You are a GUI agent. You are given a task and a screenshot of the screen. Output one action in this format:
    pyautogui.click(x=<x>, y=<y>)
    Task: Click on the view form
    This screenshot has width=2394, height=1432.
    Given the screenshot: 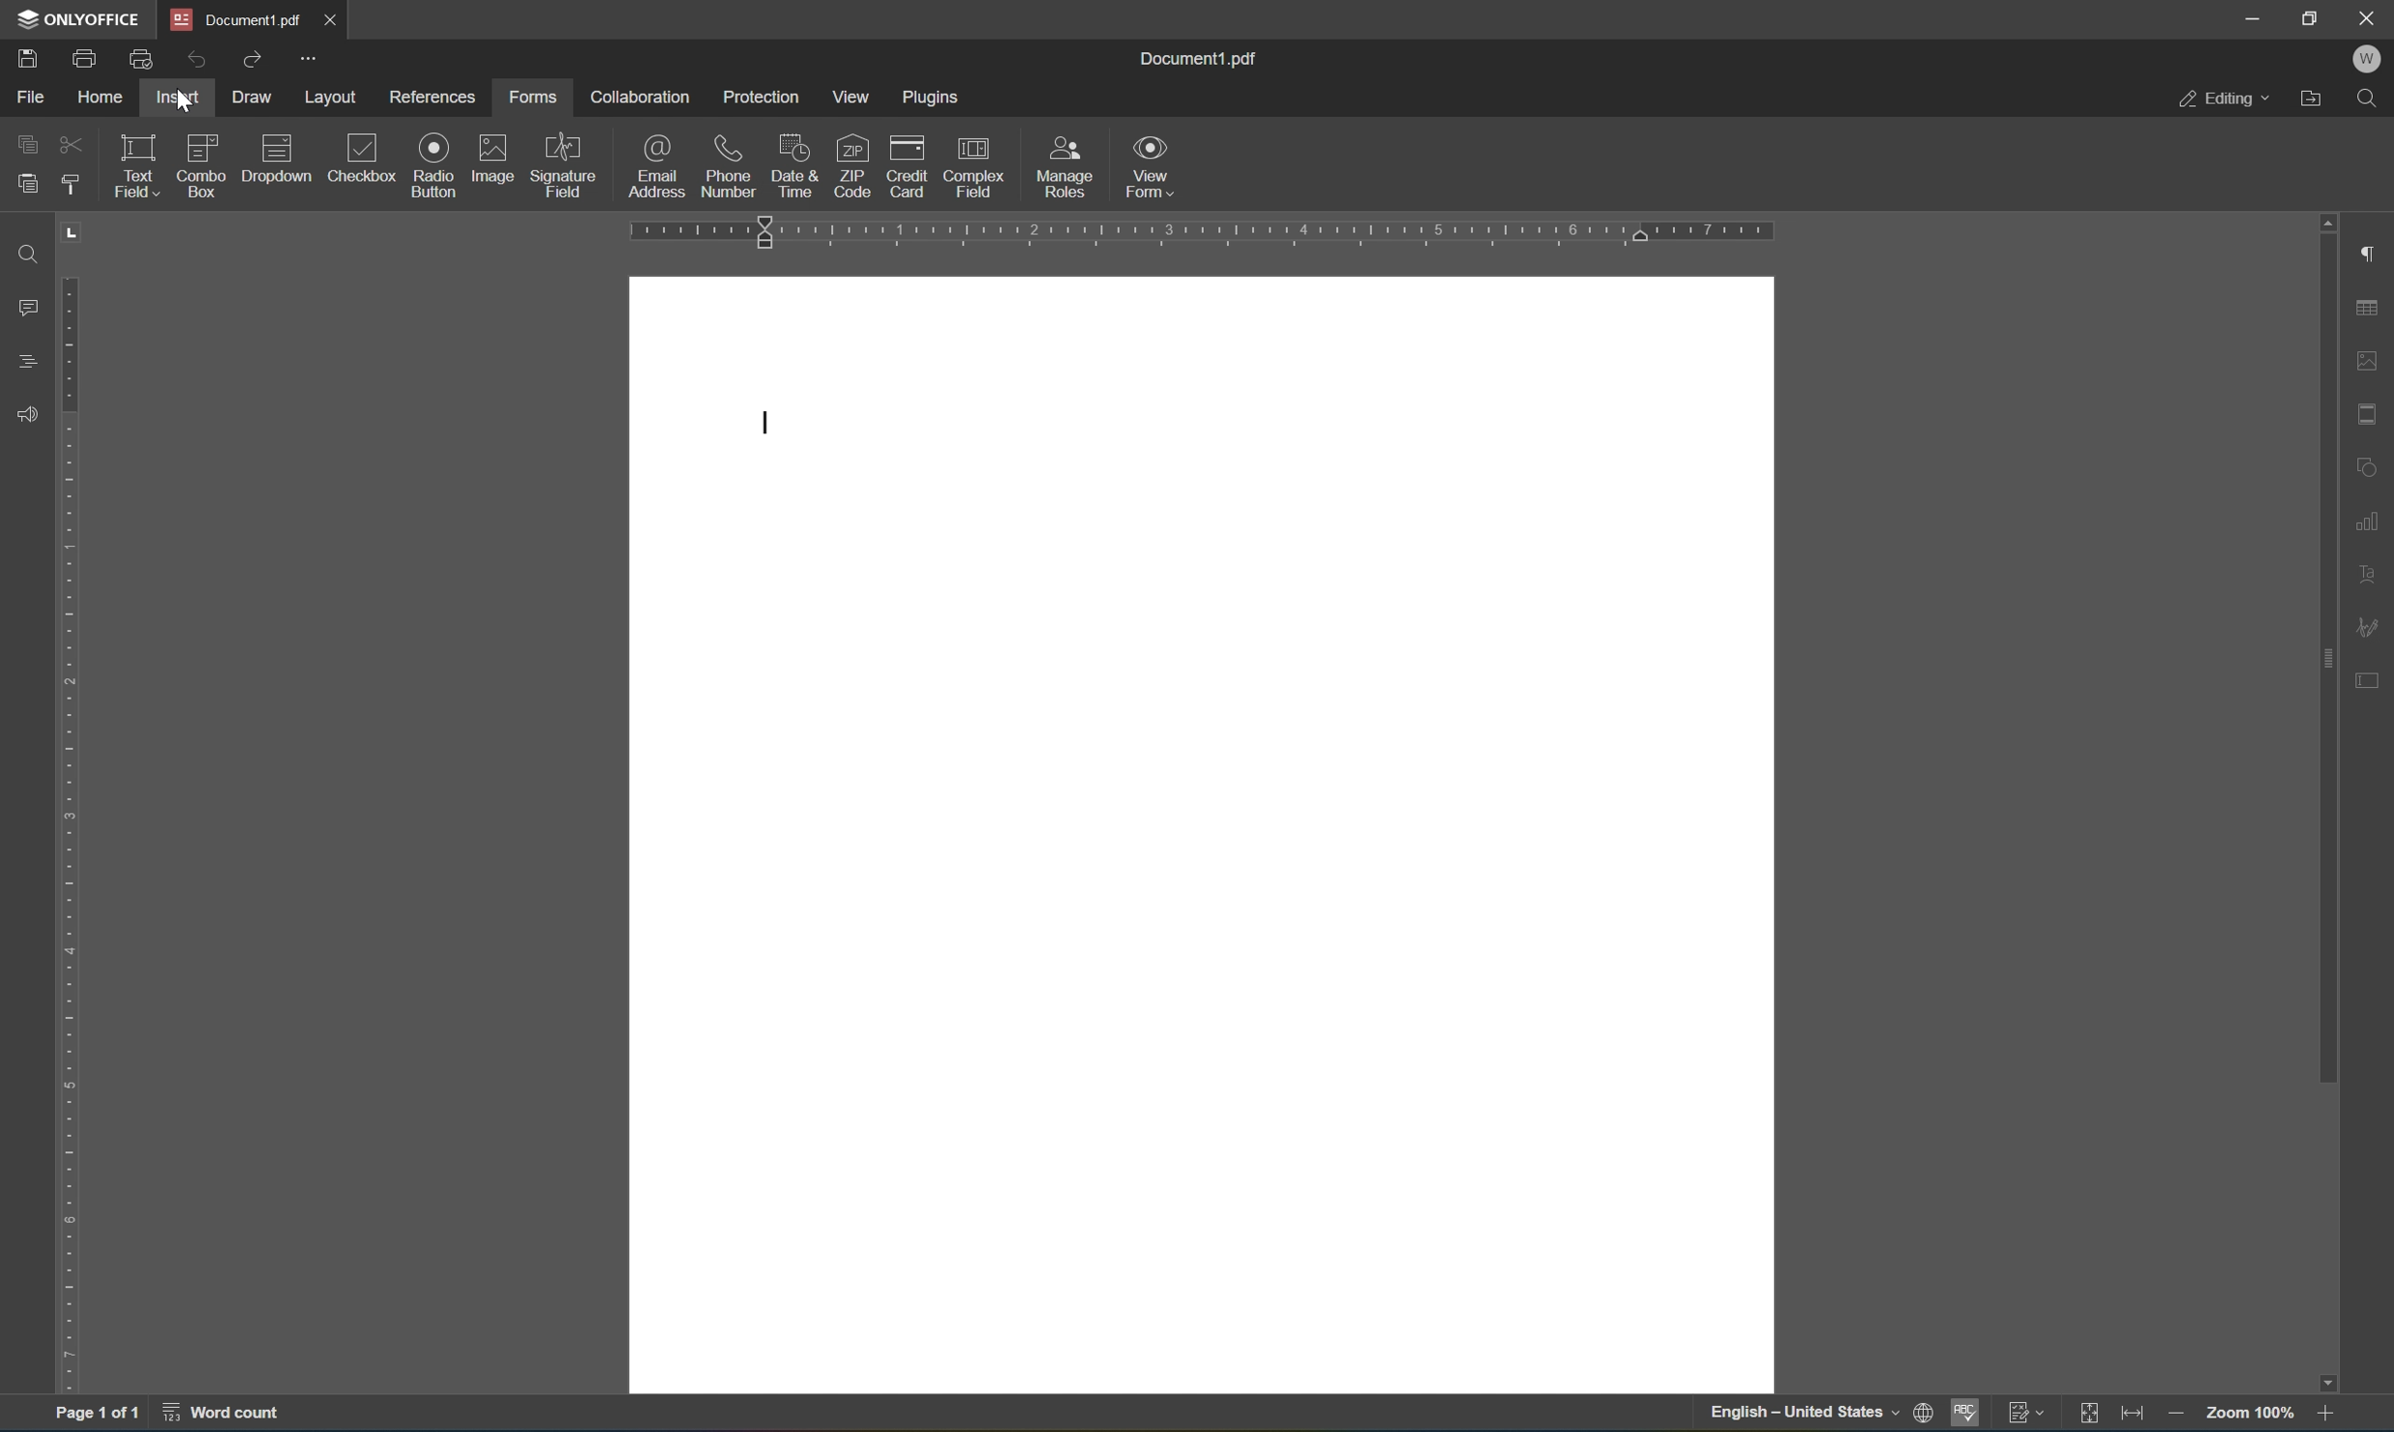 What is the action you would take?
    pyautogui.click(x=1150, y=167)
    